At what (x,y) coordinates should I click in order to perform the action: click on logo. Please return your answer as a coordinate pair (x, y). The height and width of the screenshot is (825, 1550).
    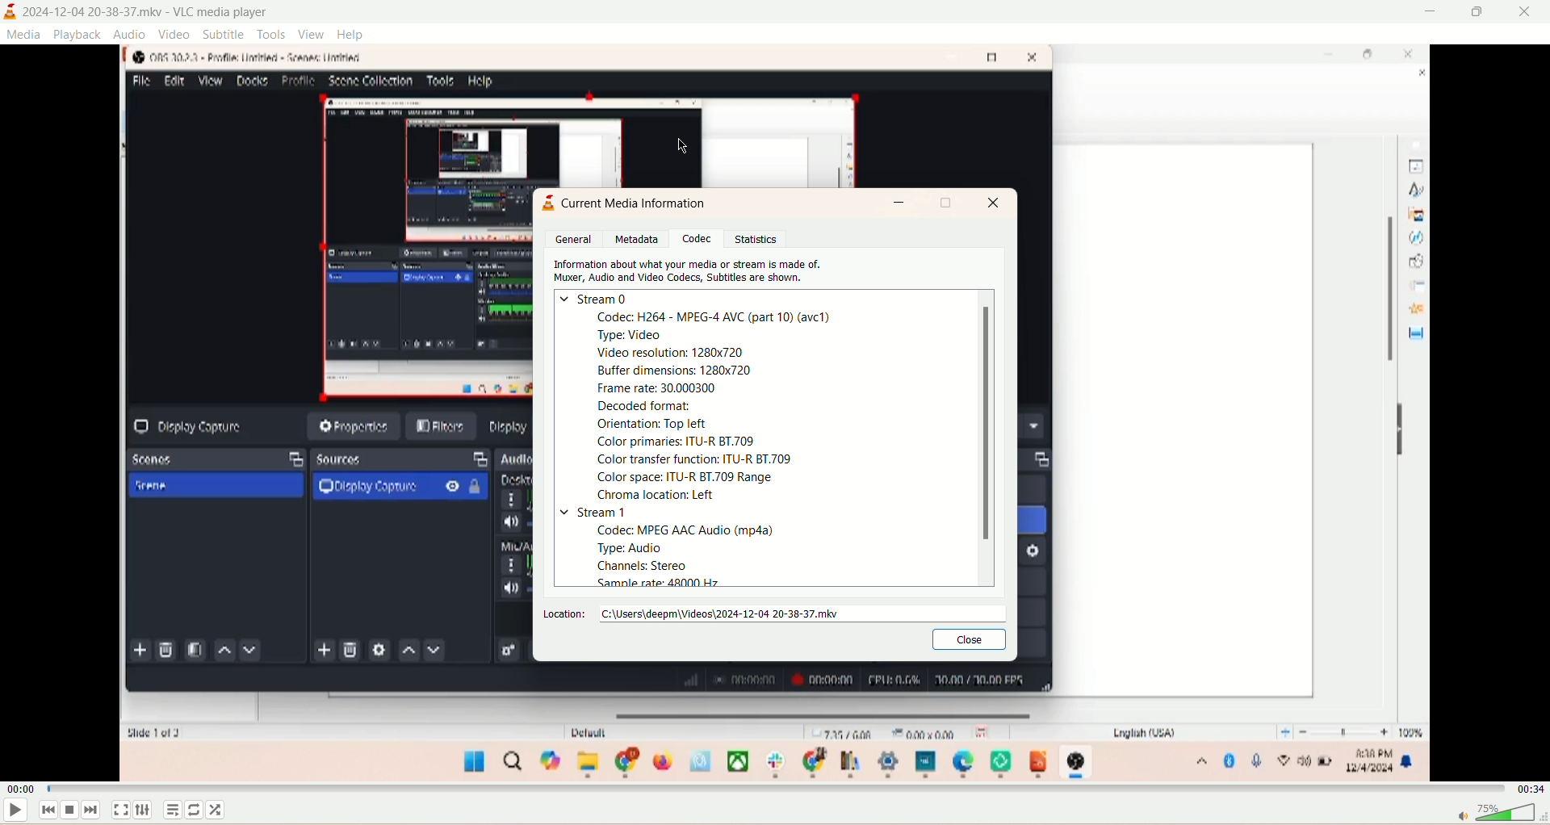
    Looking at the image, I should click on (544, 203).